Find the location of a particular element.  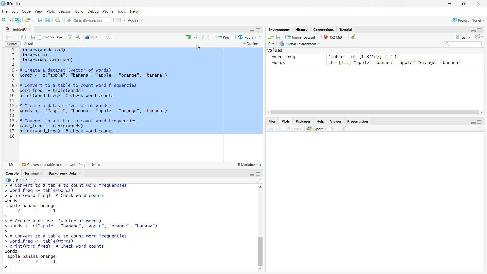

Code is located at coordinates (26, 12).